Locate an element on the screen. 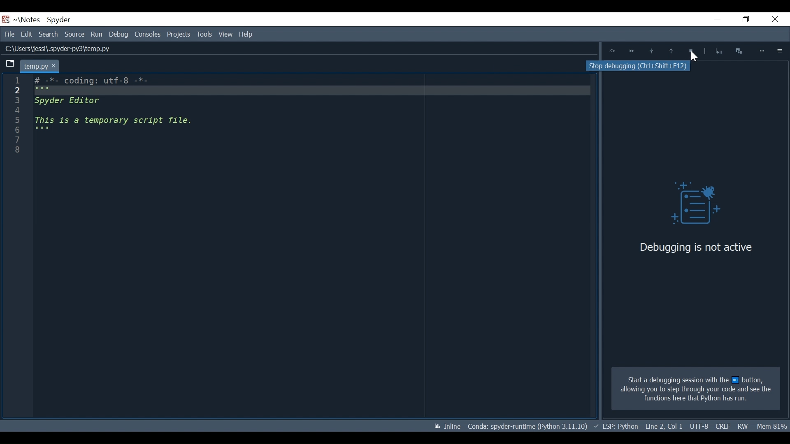 This screenshot has width=790, height=444. Step into function or method is located at coordinates (651, 52).